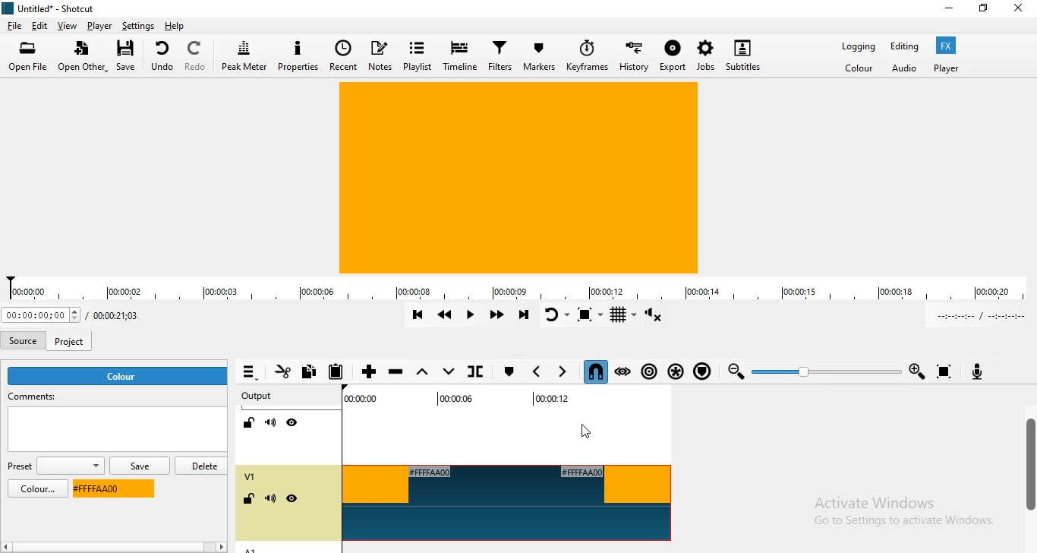 Image resolution: width=1037 pixels, height=553 pixels. Describe the element at coordinates (1029, 467) in the screenshot. I see `scroll bar` at that location.